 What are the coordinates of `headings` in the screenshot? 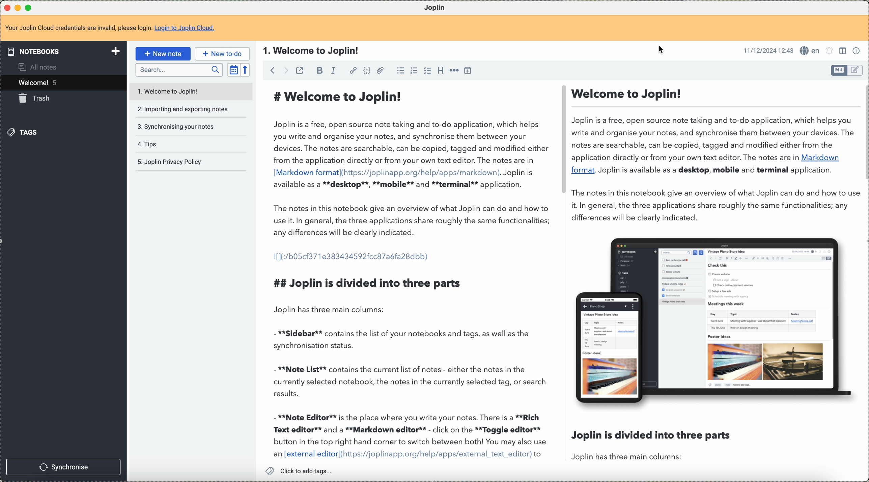 It's located at (440, 70).